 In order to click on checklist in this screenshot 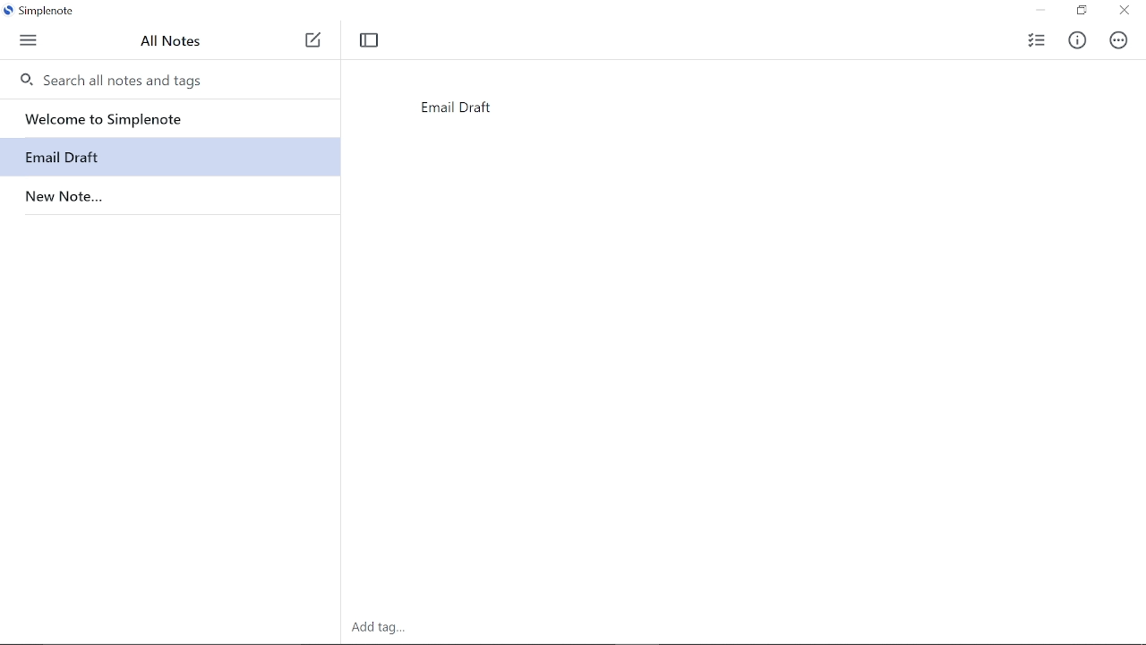, I will do `click(1036, 40)`.